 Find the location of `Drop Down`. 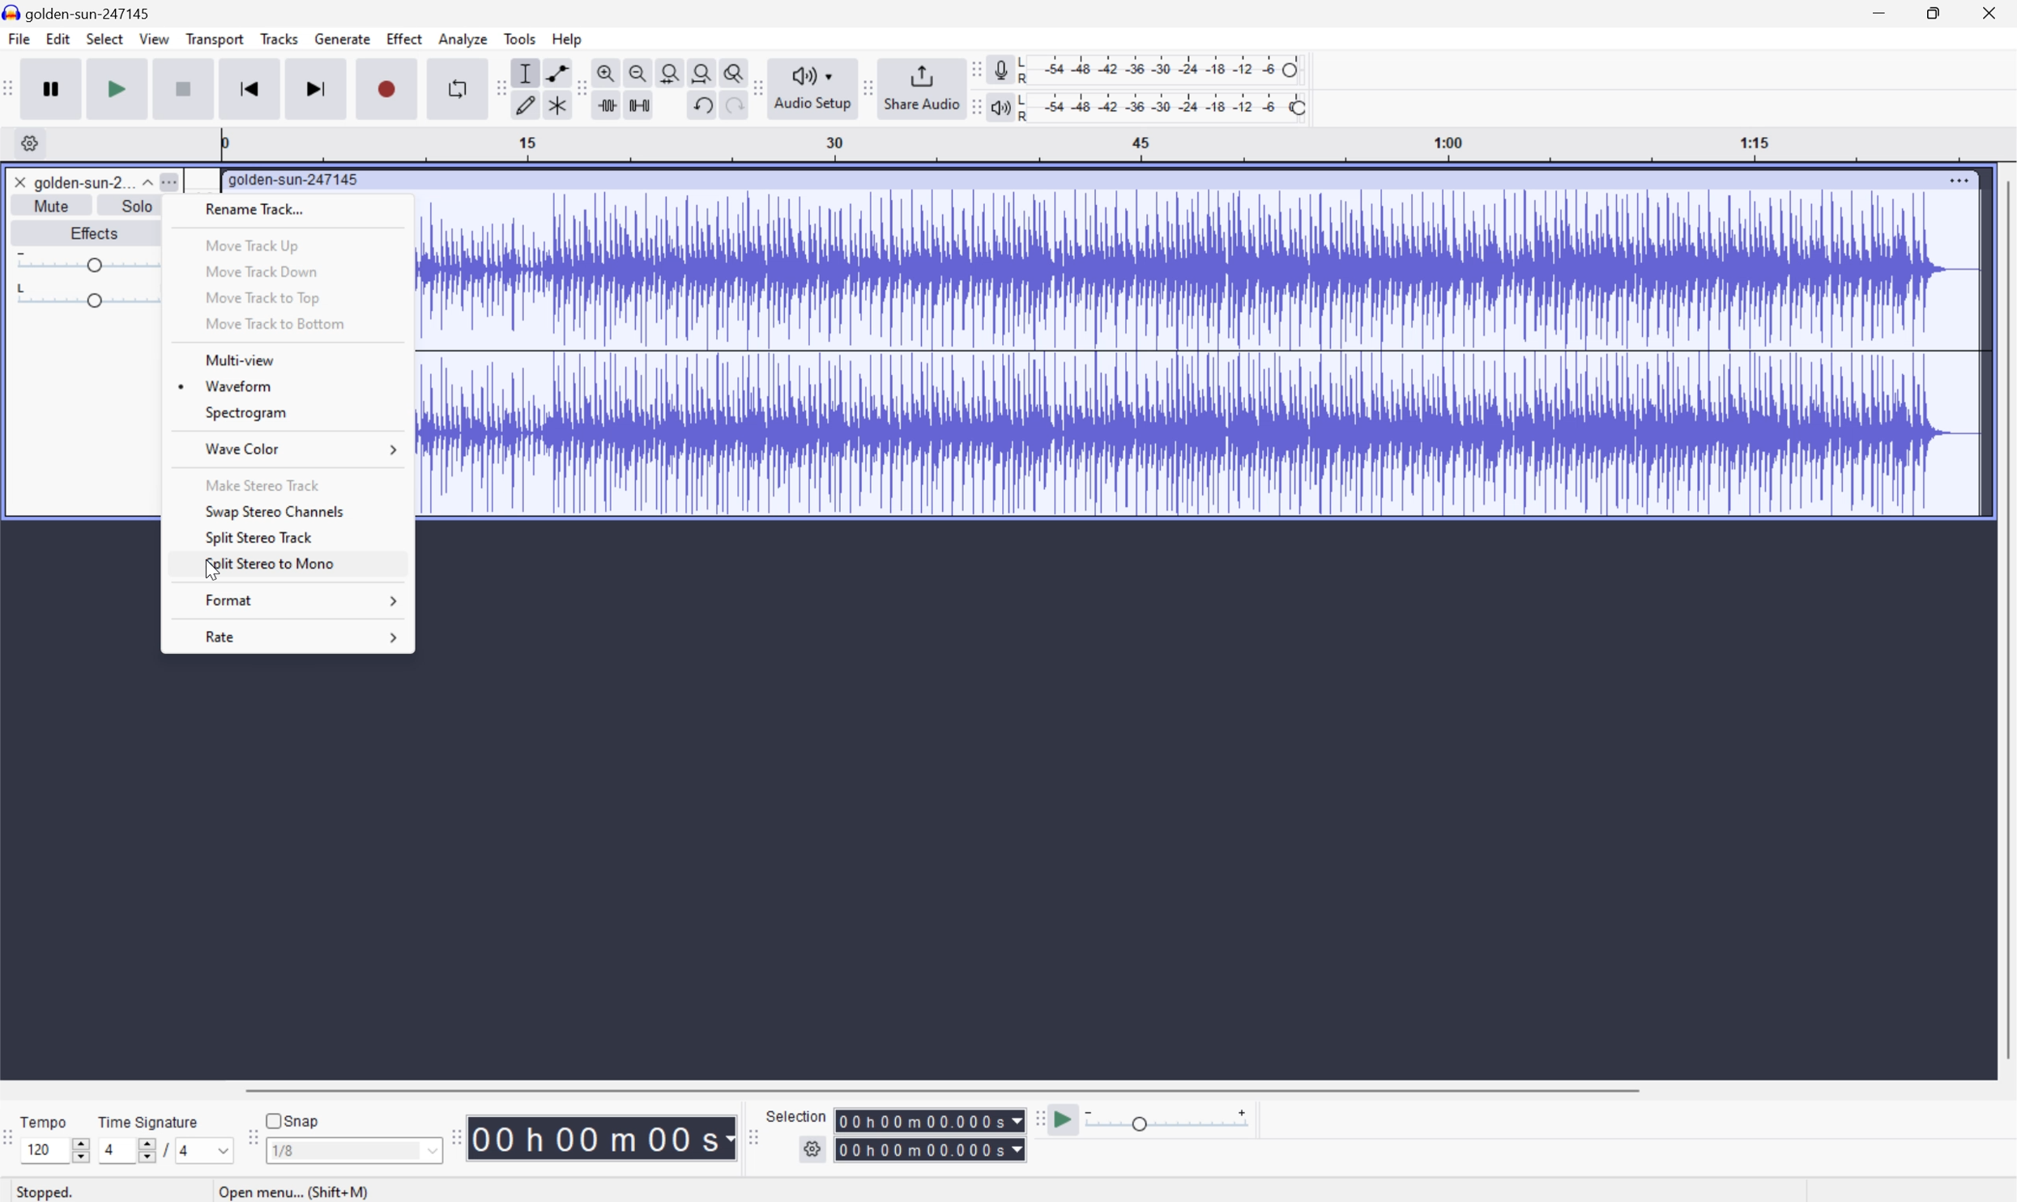

Drop Down is located at coordinates (394, 638).